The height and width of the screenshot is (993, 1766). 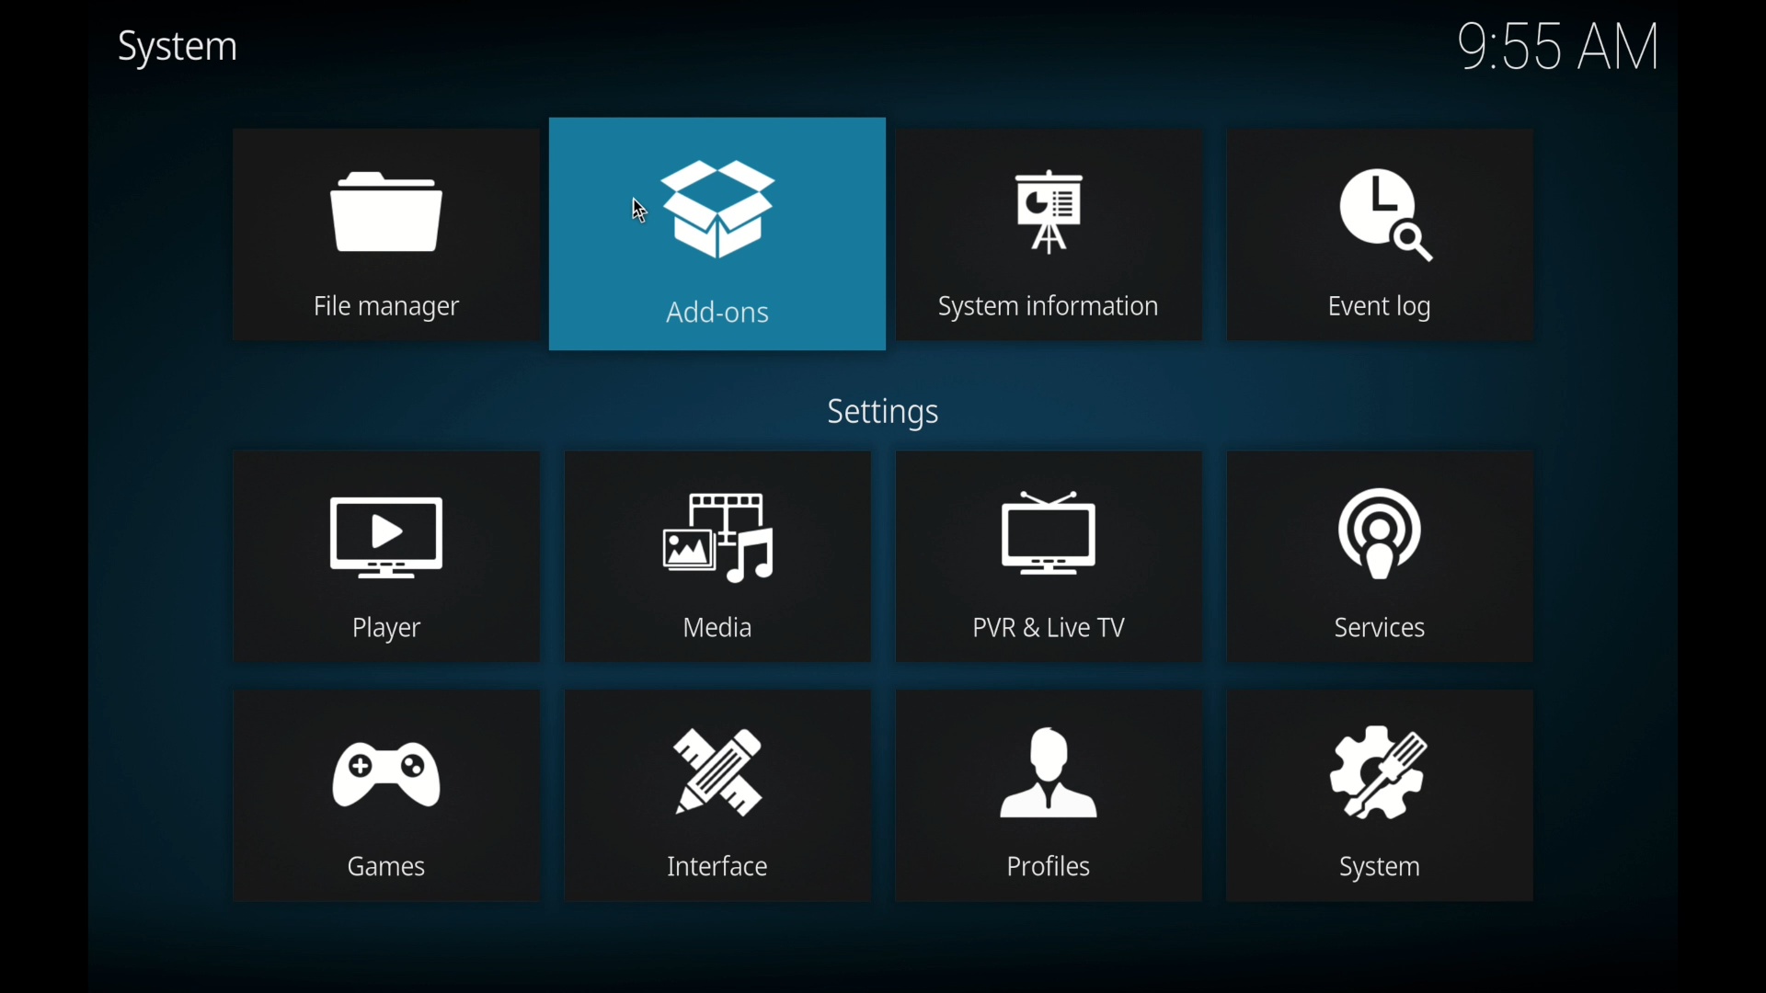 What do you see at coordinates (717, 557) in the screenshot?
I see `media` at bounding box center [717, 557].